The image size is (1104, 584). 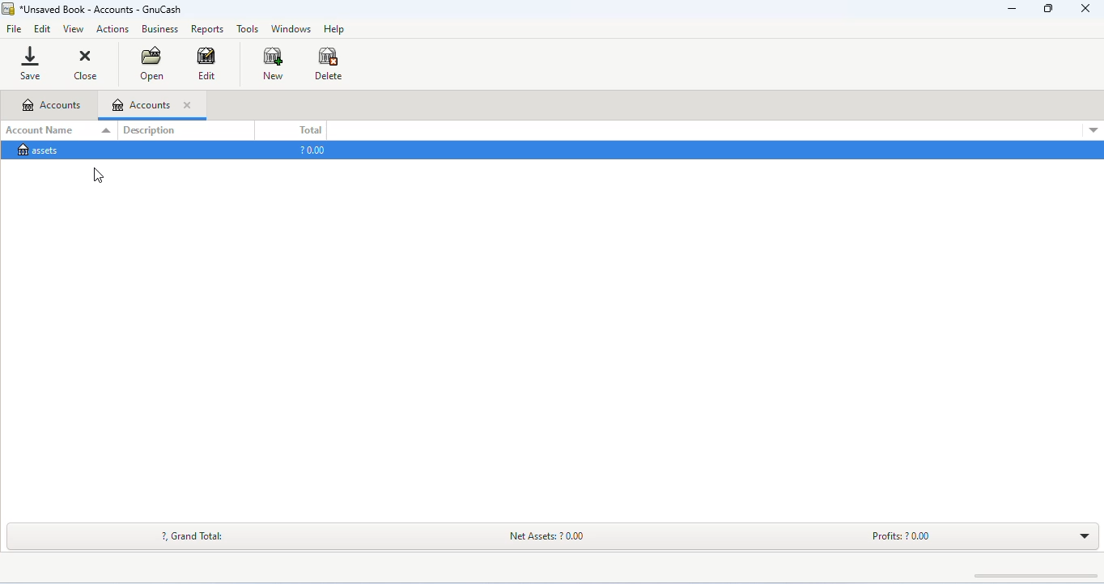 I want to click on description, so click(x=151, y=129).